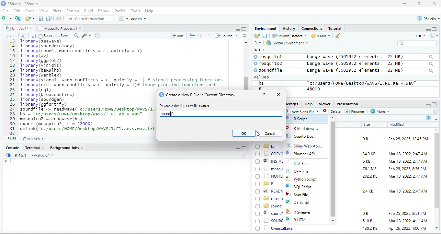 The width and height of the screenshot is (441, 234). I want to click on 6KB, so click(367, 161).